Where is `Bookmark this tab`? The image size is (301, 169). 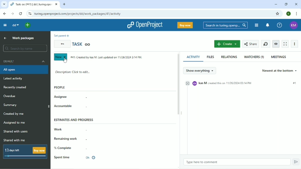
Bookmark this tab is located at coordinates (278, 13).